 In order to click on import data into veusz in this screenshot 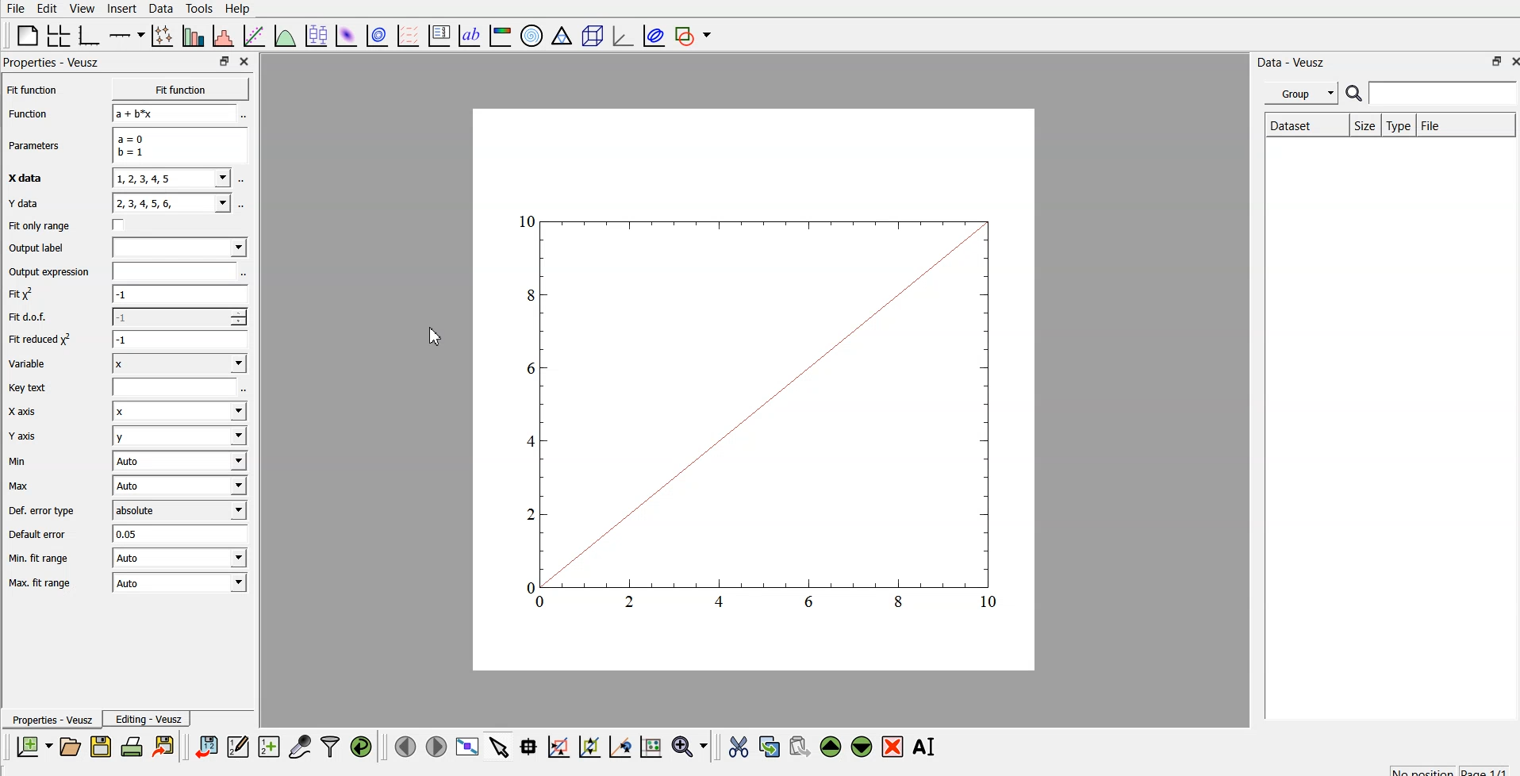, I will do `click(207, 747)`.